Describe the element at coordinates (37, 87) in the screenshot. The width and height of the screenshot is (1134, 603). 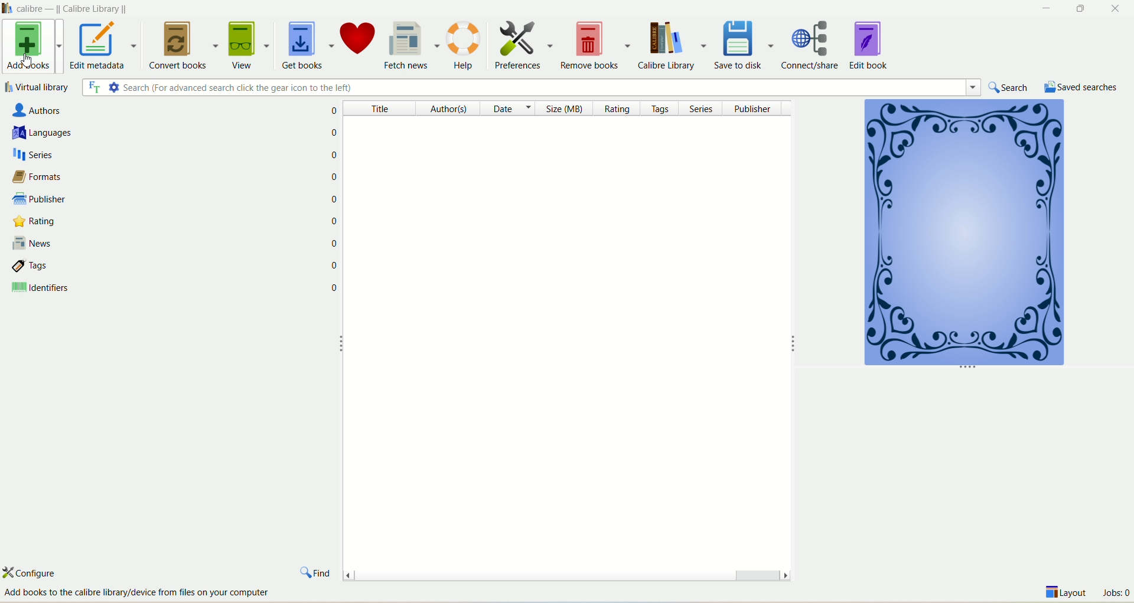
I see `virtual library` at that location.